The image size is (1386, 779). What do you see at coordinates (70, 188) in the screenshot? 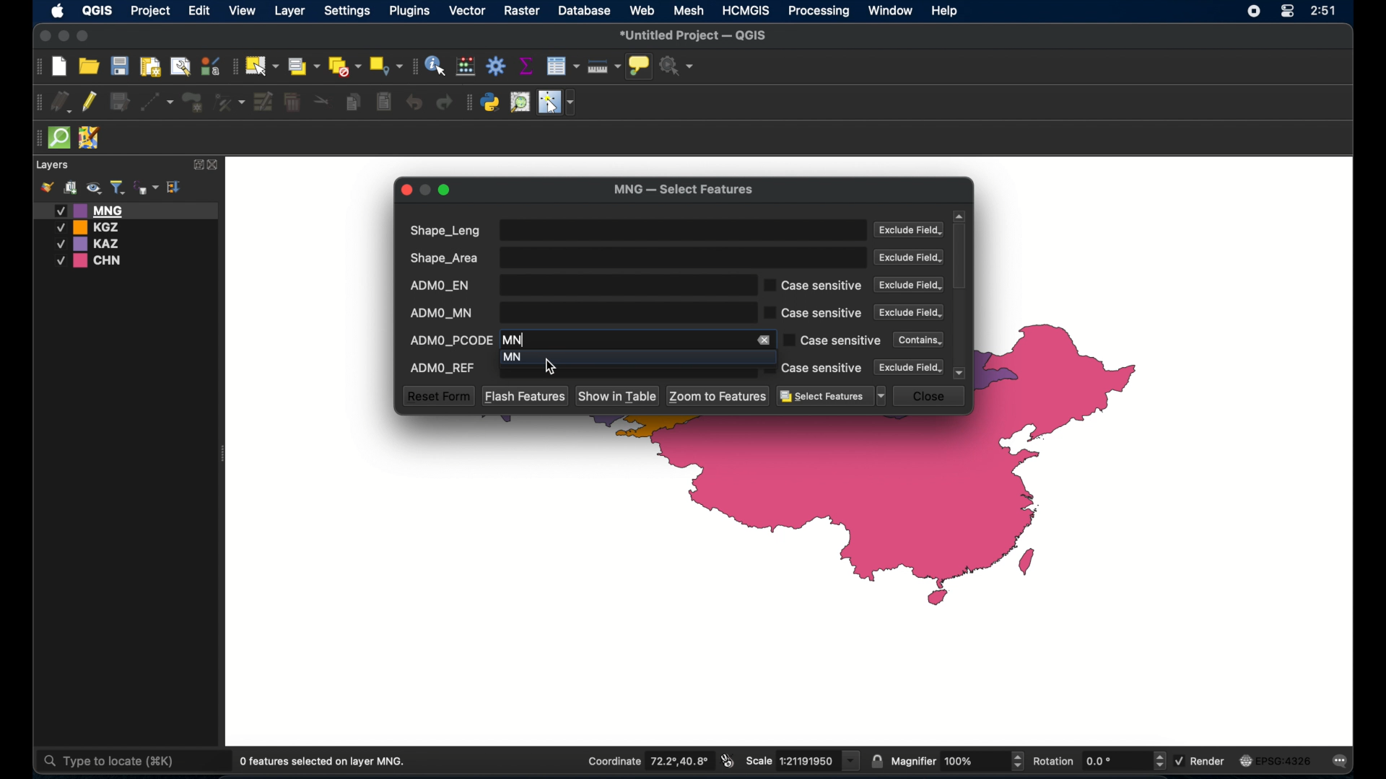
I see `add group` at bounding box center [70, 188].